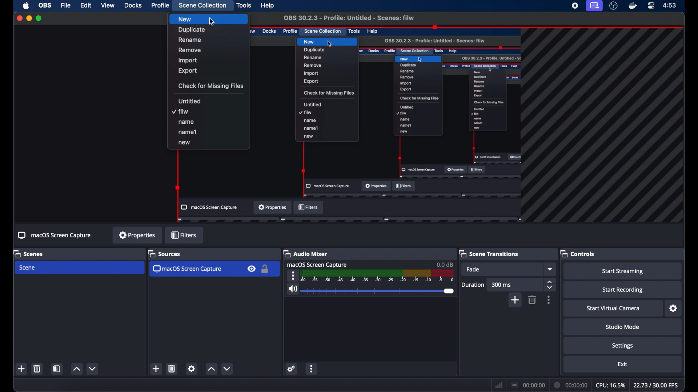 The width and height of the screenshot is (698, 392). What do you see at coordinates (86, 6) in the screenshot?
I see `edit` at bounding box center [86, 6].